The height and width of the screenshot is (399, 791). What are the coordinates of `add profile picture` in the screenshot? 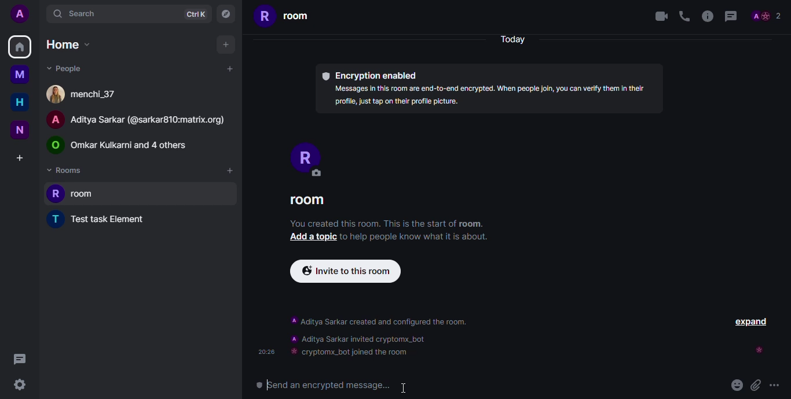 It's located at (19, 13).